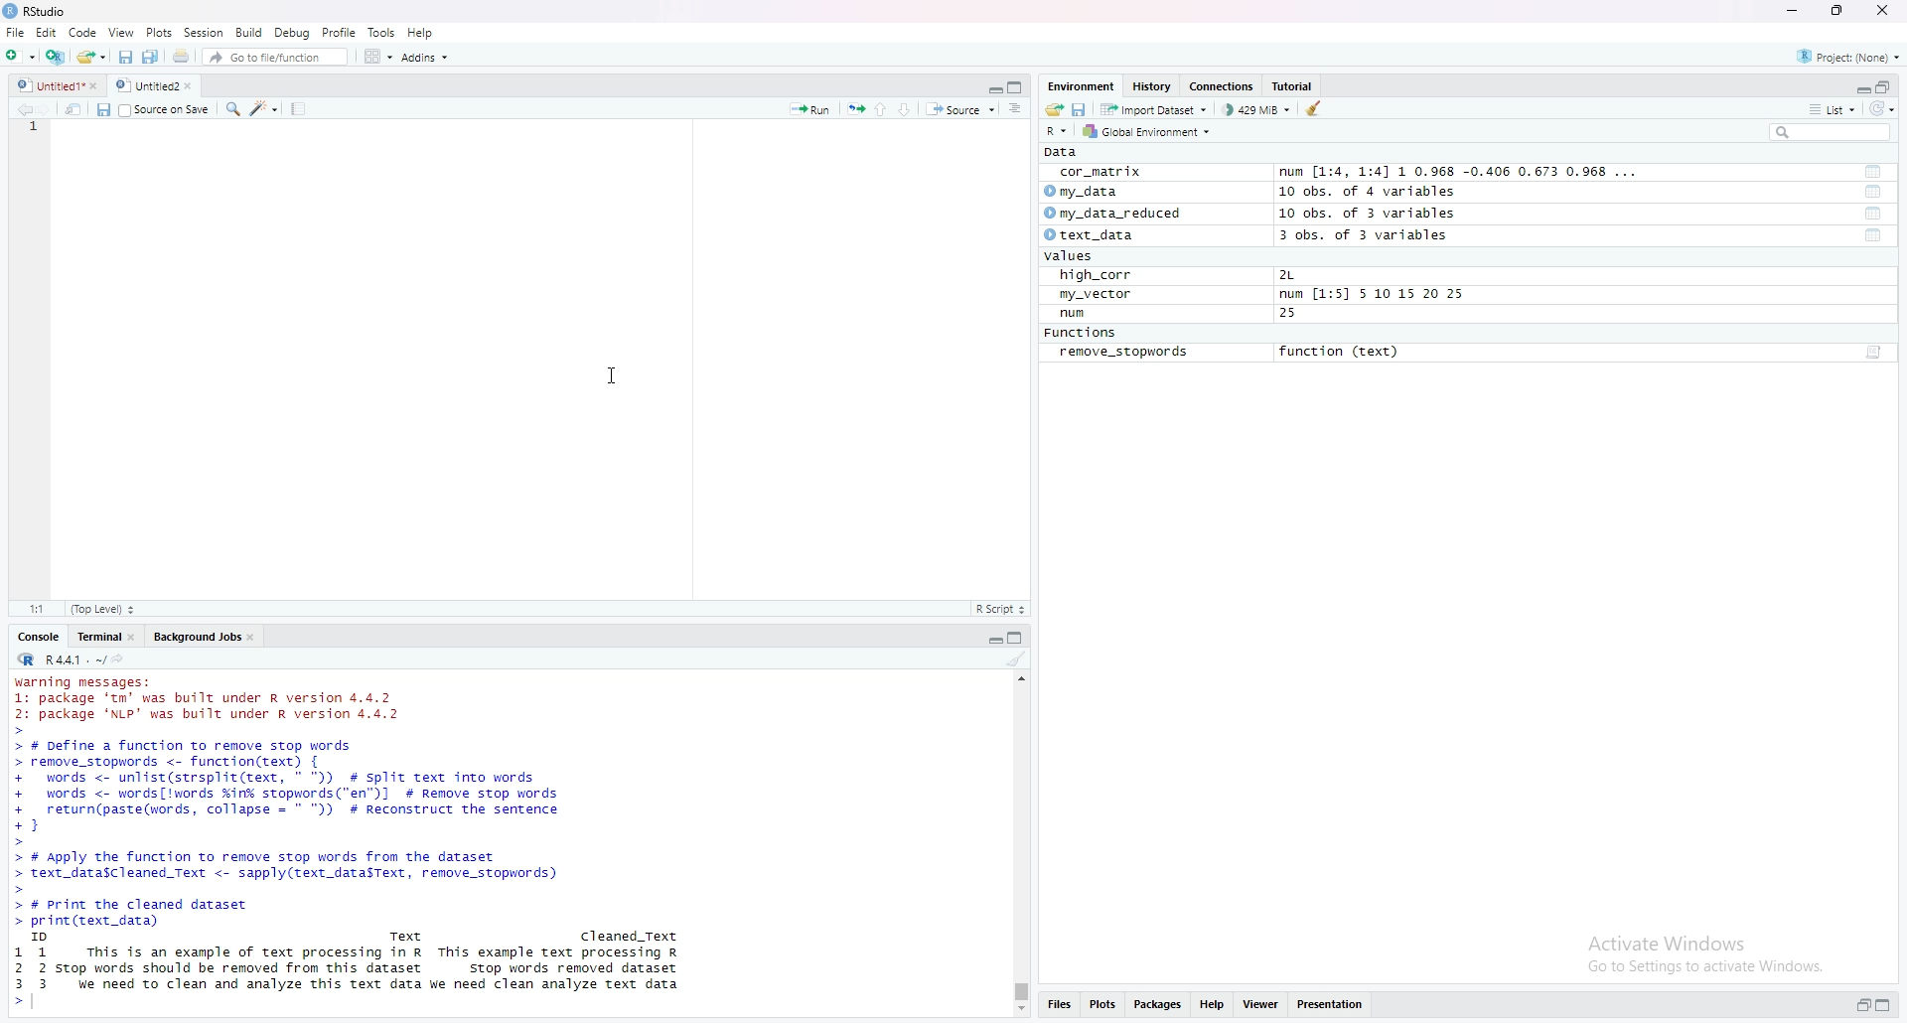 Image resolution: width=1907 pixels, height=1023 pixels. I want to click on 419MB, so click(1255, 111).